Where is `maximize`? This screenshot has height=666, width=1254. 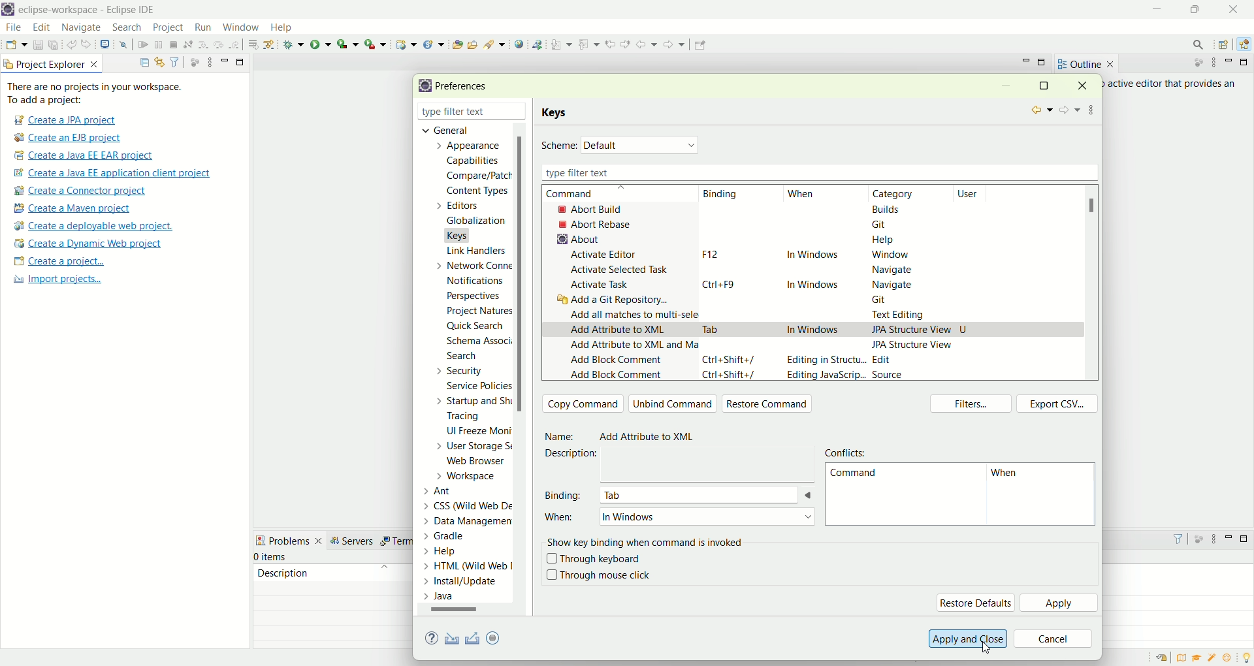
maximize is located at coordinates (1198, 9).